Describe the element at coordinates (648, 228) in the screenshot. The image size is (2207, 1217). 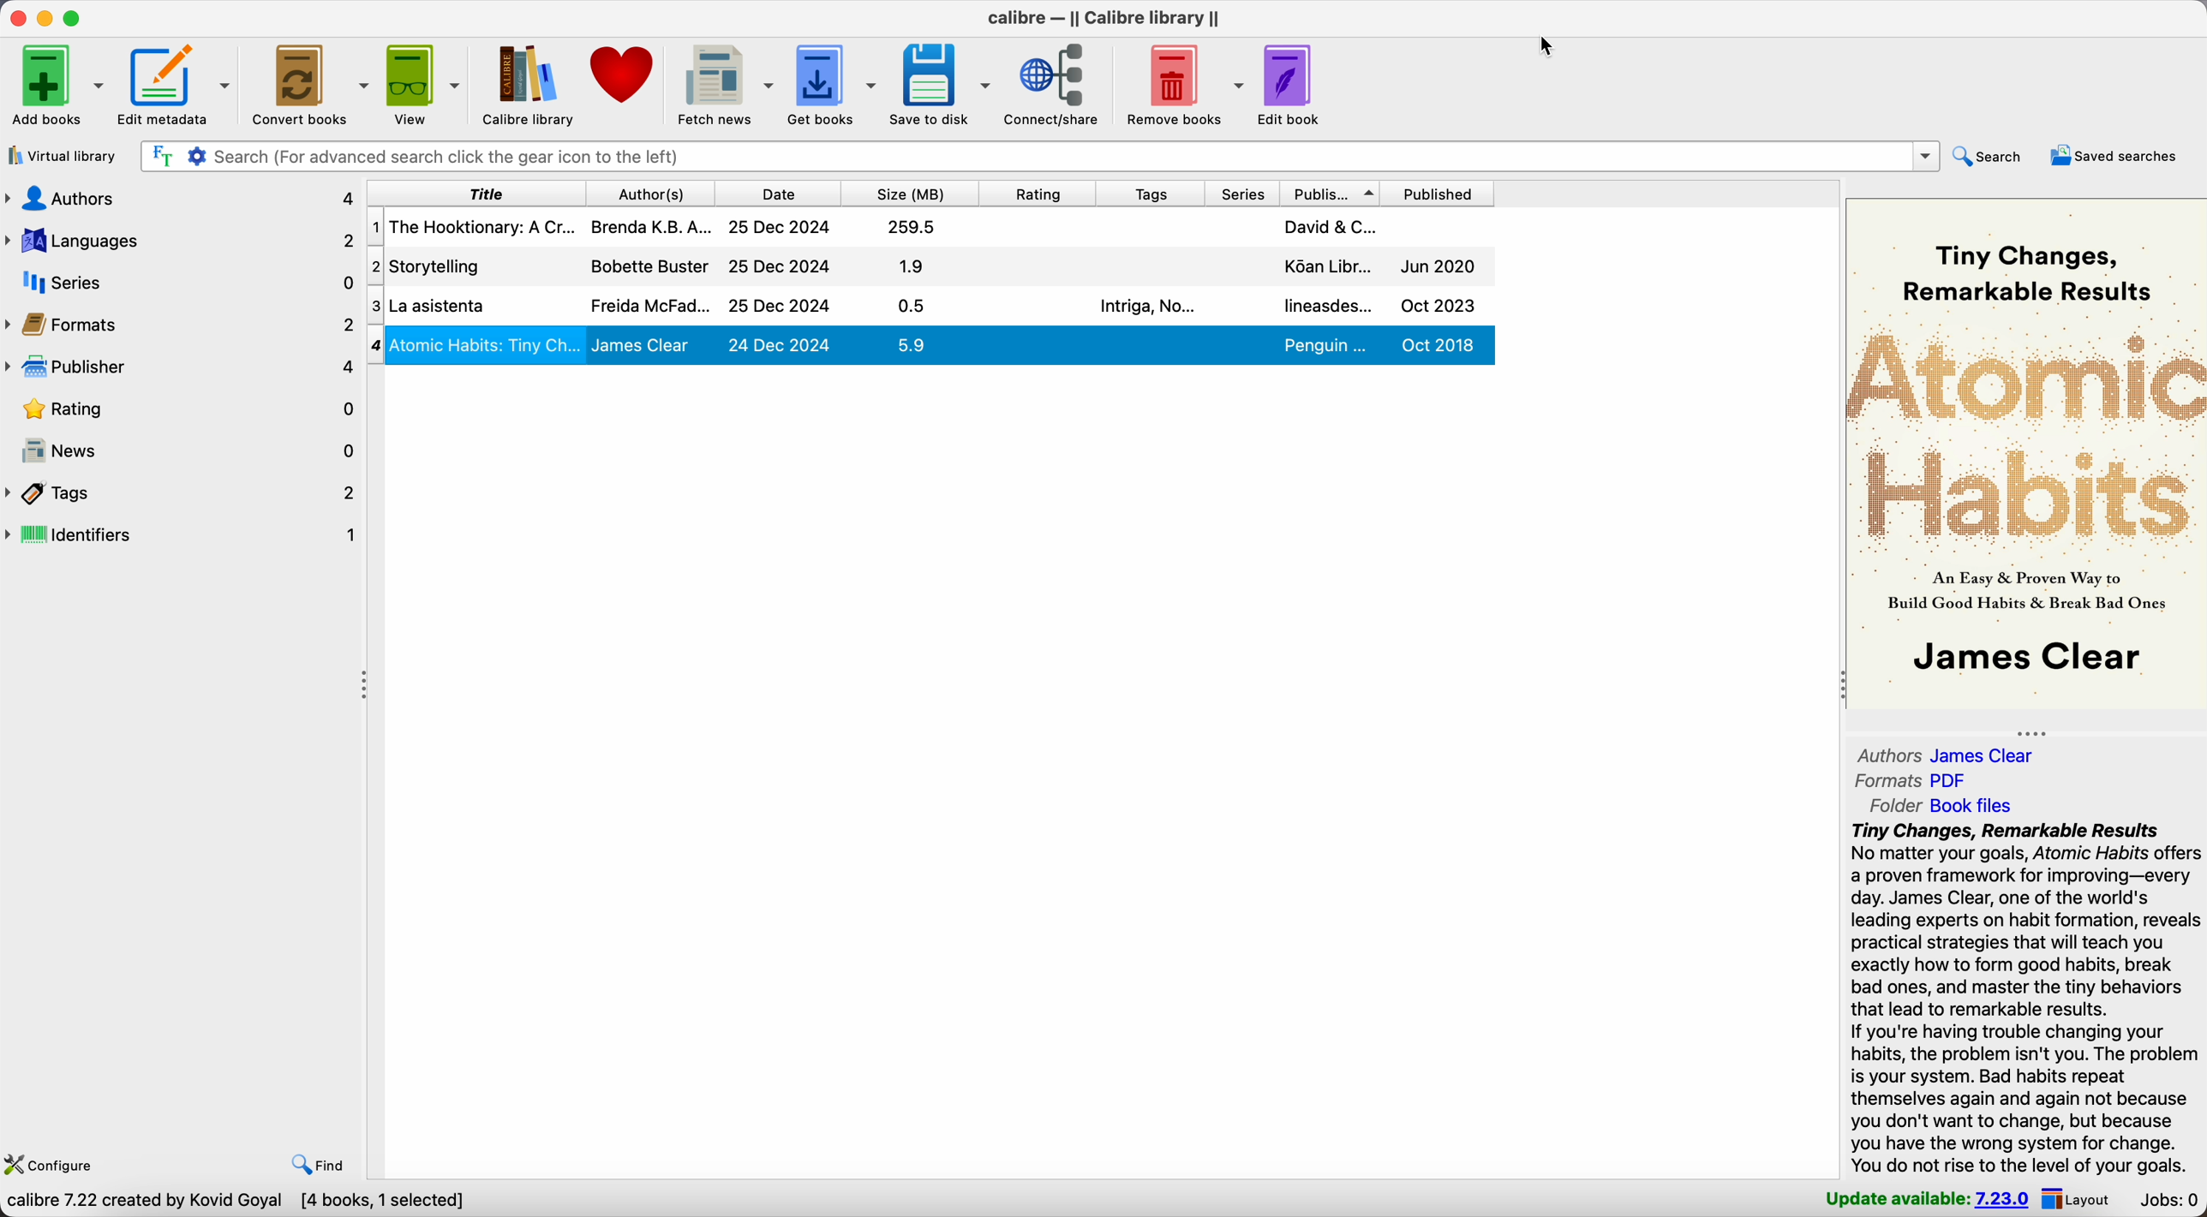
I see `brenda K.B.A...` at that location.